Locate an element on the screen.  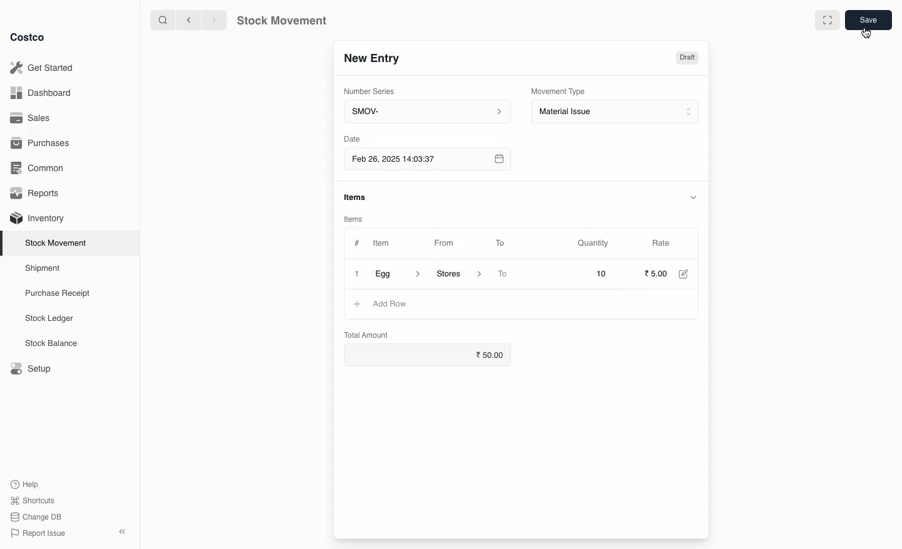
Rate is located at coordinates (661, 241).